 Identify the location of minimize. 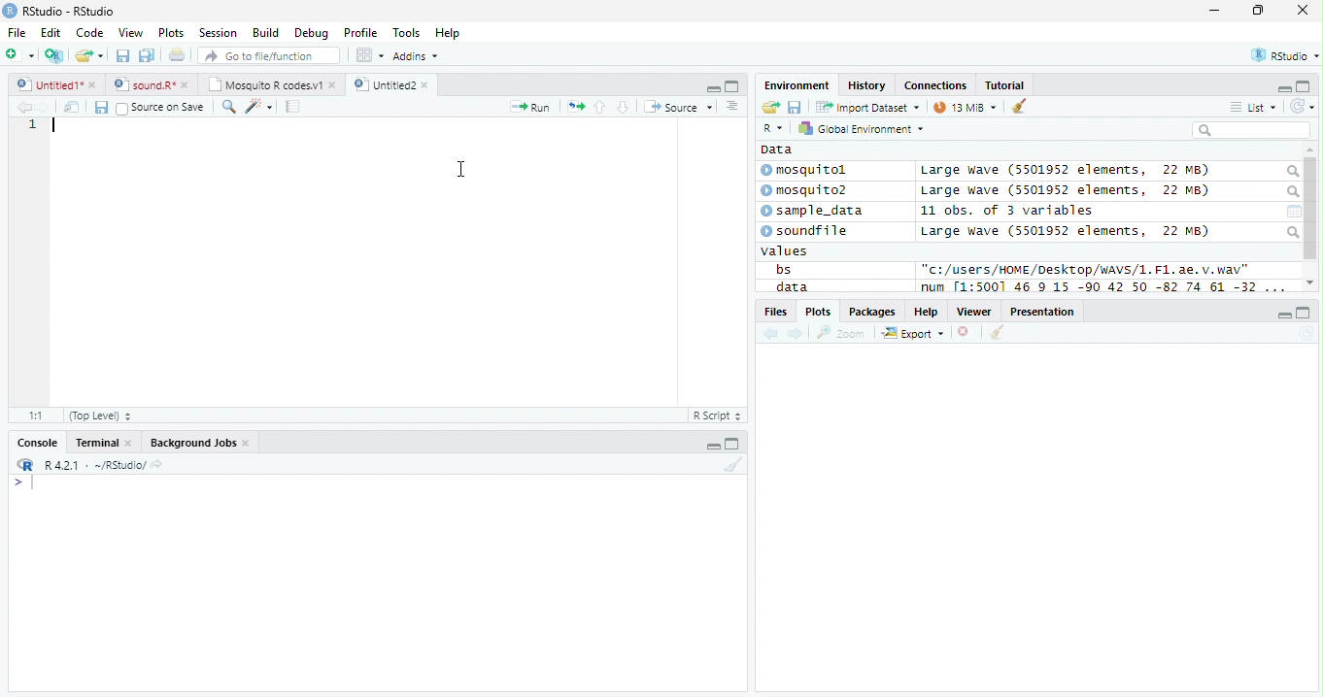
(1284, 314).